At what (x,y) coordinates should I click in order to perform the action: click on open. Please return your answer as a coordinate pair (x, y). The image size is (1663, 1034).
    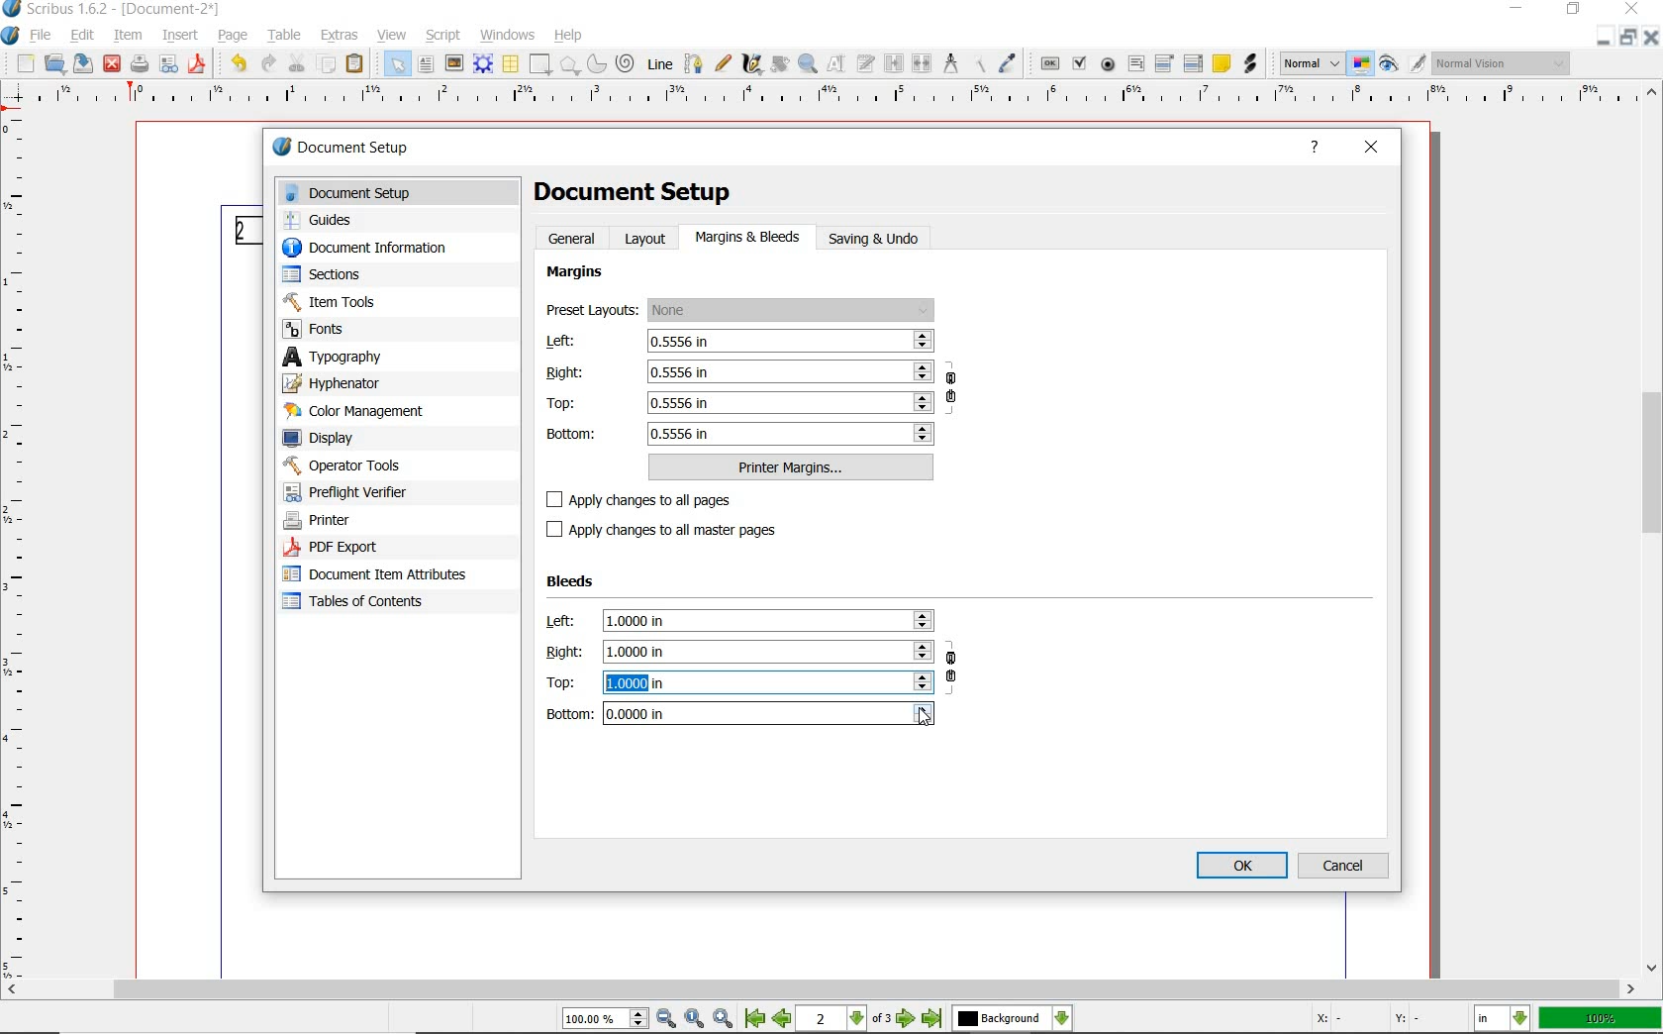
    Looking at the image, I should click on (55, 65).